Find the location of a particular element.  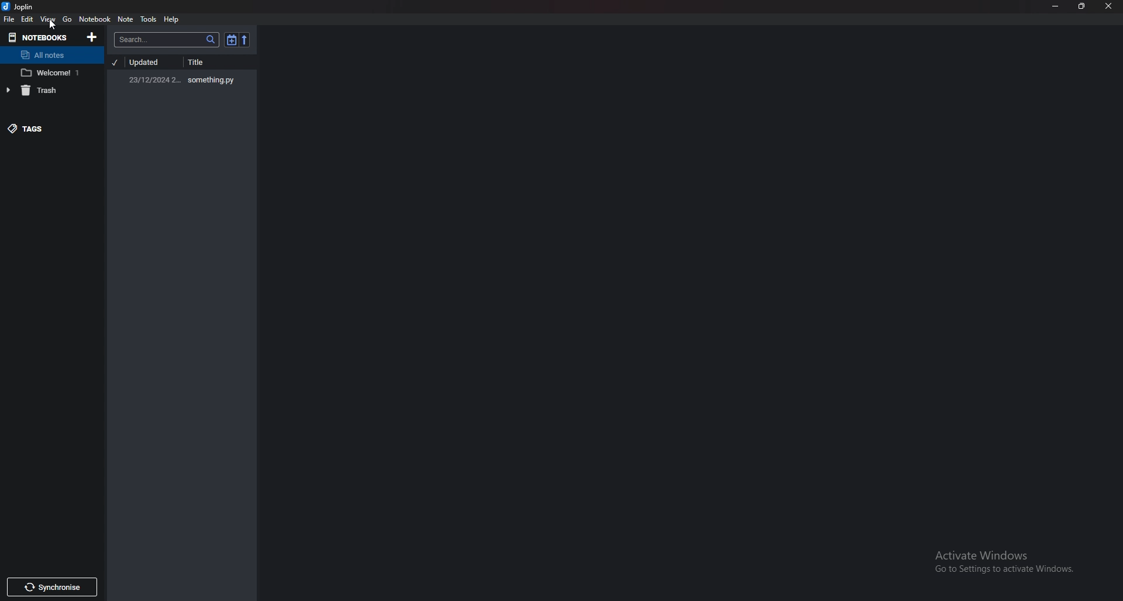

cursor is located at coordinates (51, 25).